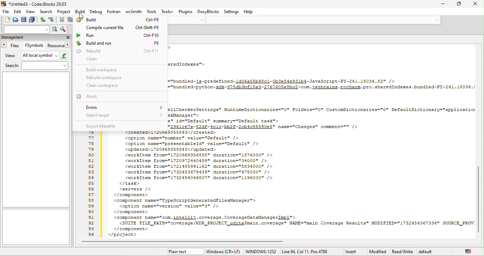 Image resolution: width=484 pixels, height=256 pixels. Describe the element at coordinates (96, 12) in the screenshot. I see `debug` at that location.